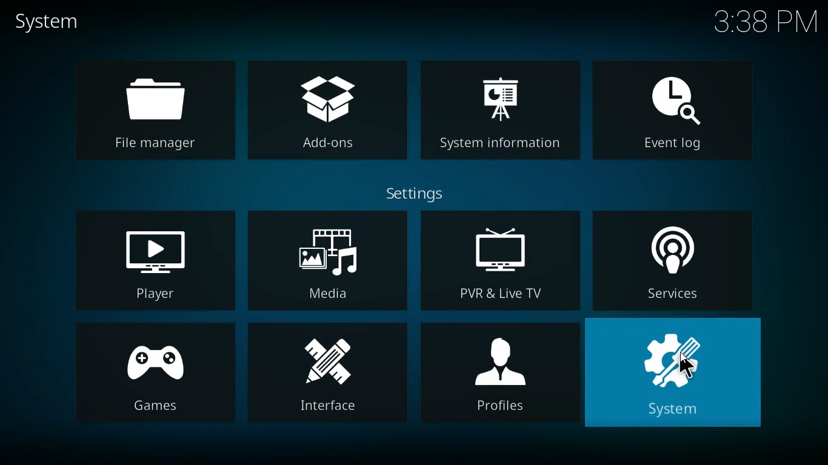 The height and width of the screenshot is (465, 828). Describe the element at coordinates (416, 192) in the screenshot. I see `settings` at that location.